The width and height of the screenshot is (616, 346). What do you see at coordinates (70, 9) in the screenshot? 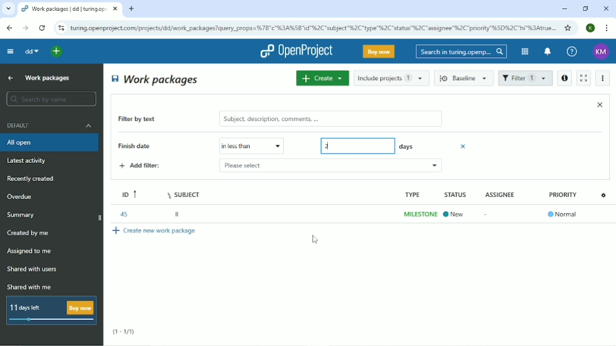
I see `Current tab` at bounding box center [70, 9].